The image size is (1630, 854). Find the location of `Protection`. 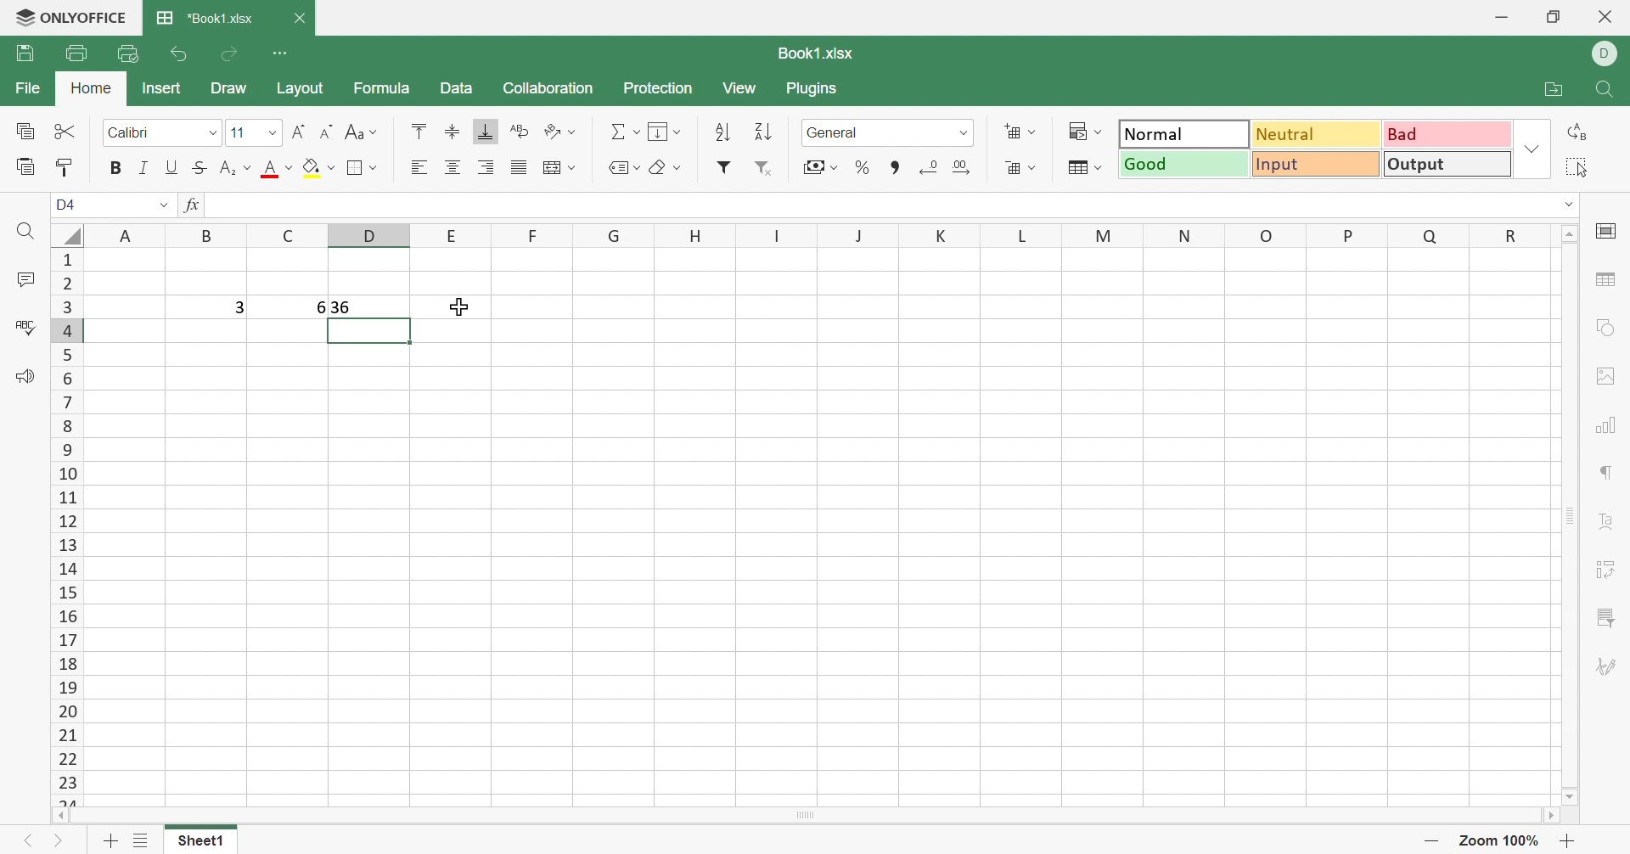

Protection is located at coordinates (657, 88).